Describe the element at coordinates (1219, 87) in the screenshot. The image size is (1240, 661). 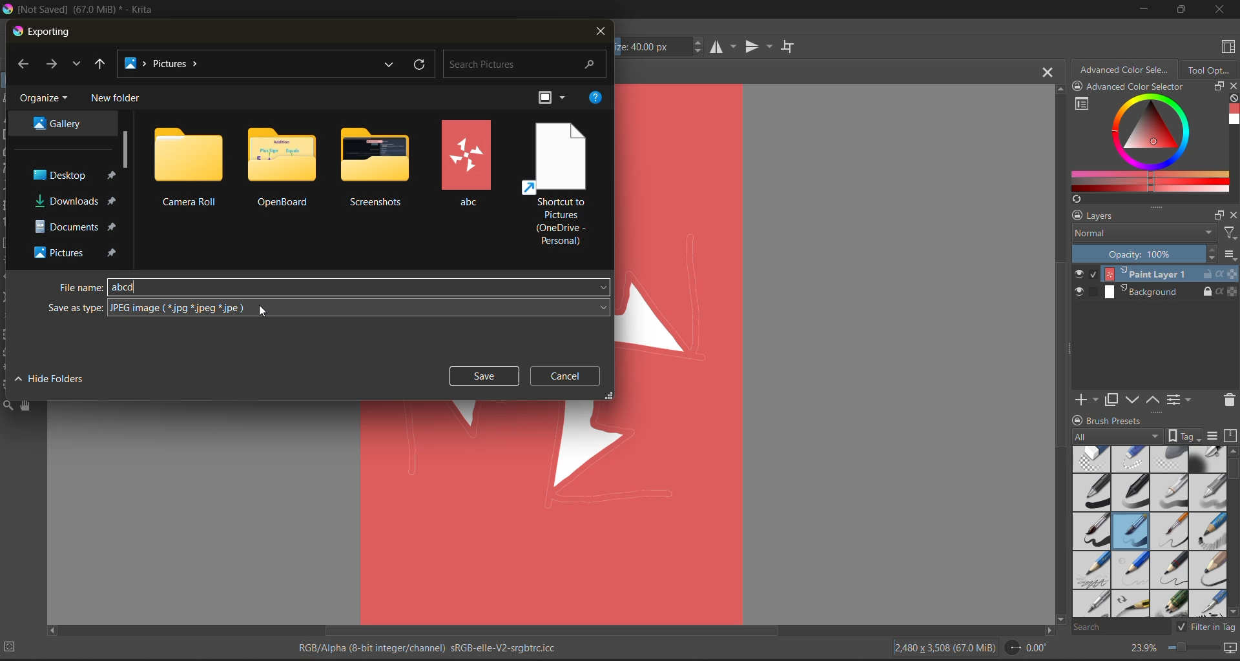
I see `float docker` at that location.